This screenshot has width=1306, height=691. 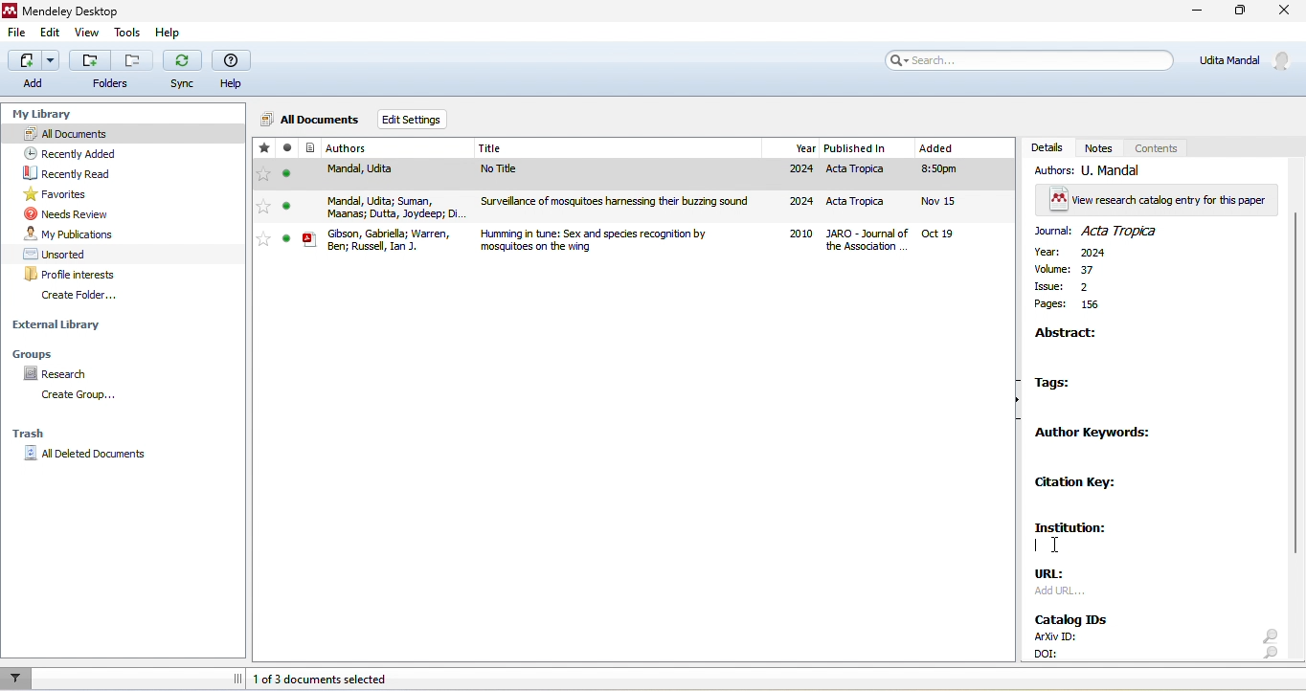 I want to click on tags, so click(x=1065, y=384).